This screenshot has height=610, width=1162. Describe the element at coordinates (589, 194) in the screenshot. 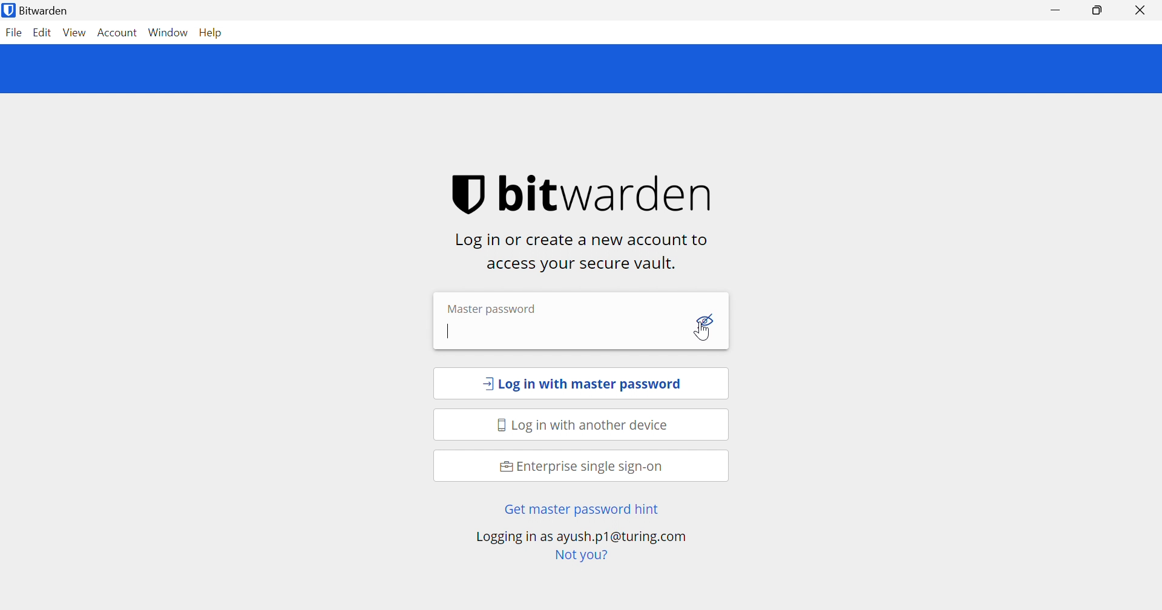

I see `bitwarden` at that location.